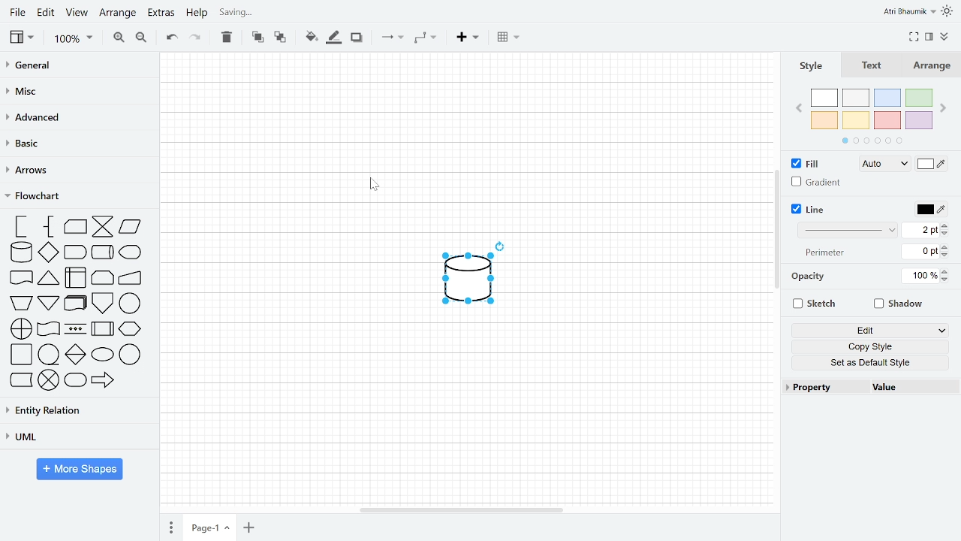 The width and height of the screenshot is (961, 541). What do you see at coordinates (200, 39) in the screenshot?
I see `Redo` at bounding box center [200, 39].